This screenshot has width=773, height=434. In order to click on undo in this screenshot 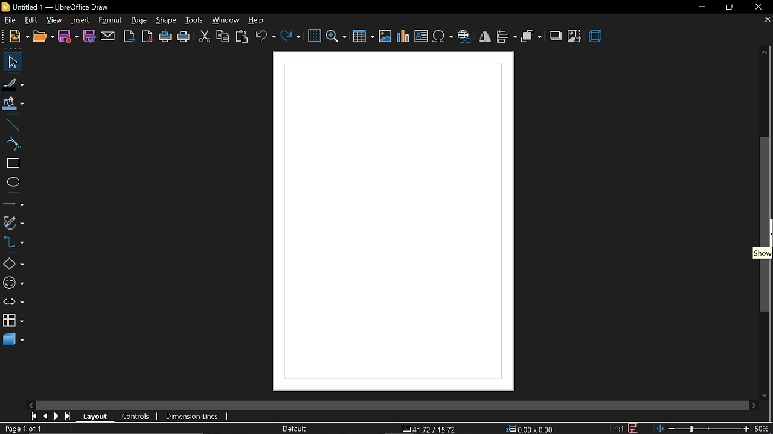, I will do `click(265, 37)`.